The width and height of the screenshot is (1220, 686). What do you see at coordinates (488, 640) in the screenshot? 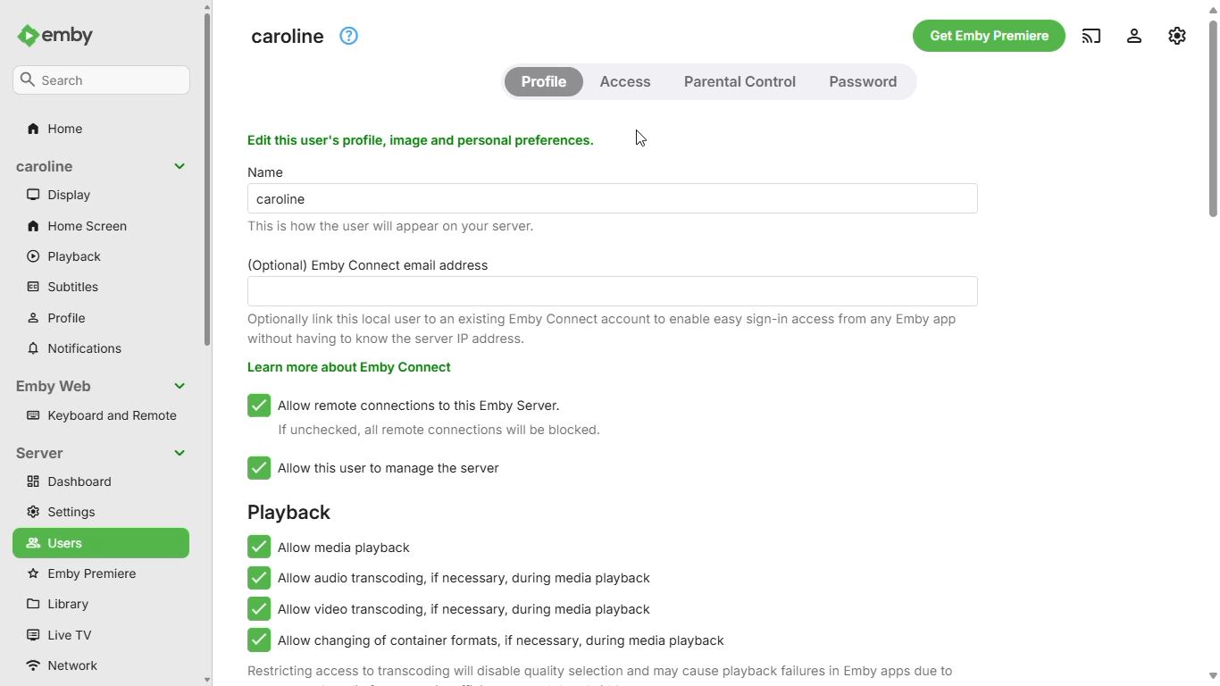
I see `allow changing of container formats, if necessary, during media playback` at bounding box center [488, 640].